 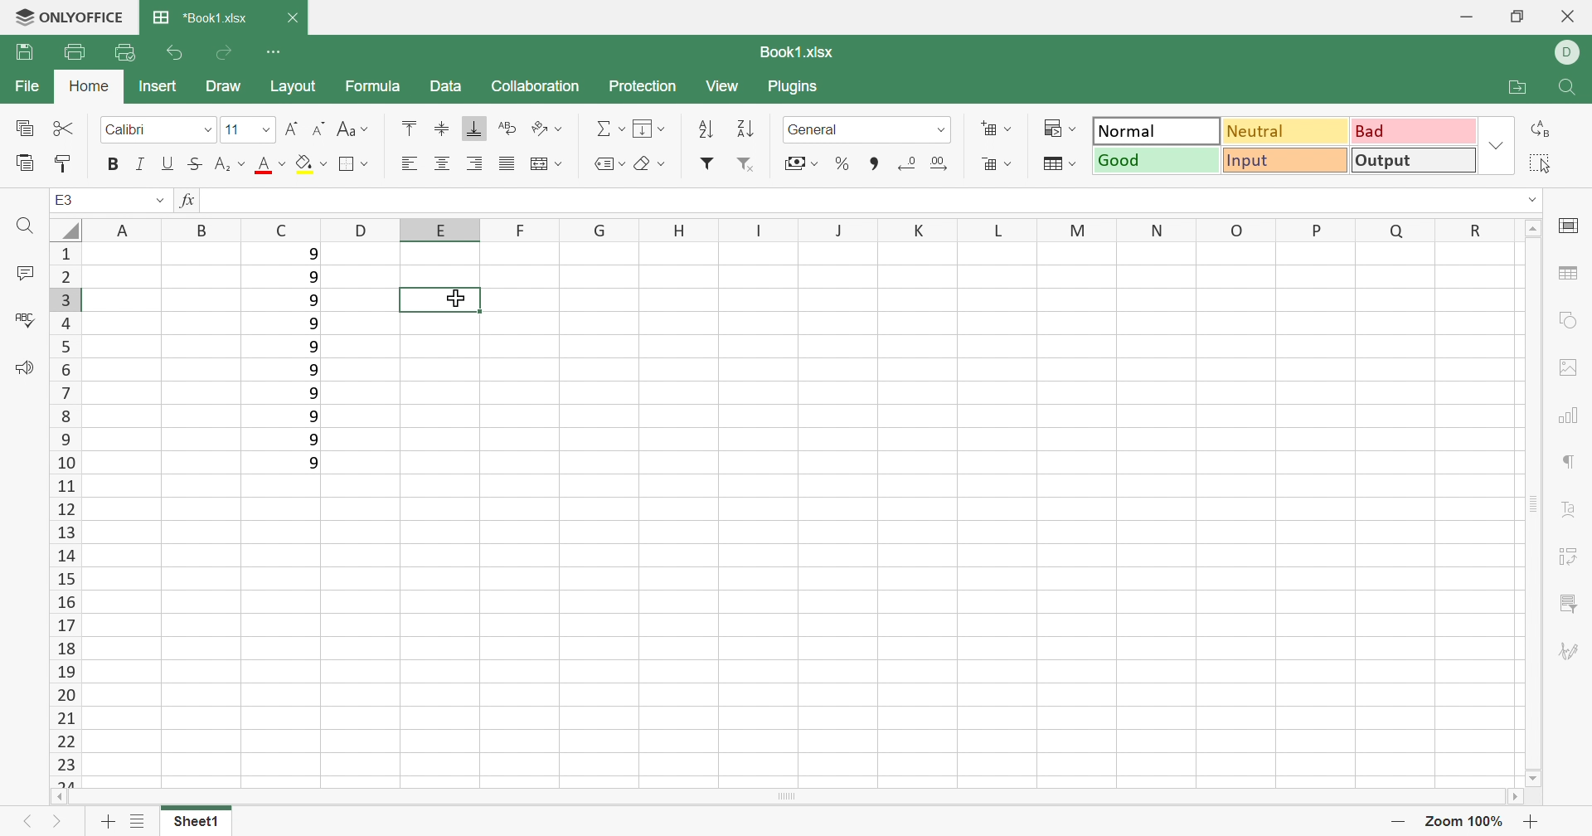 What do you see at coordinates (1572, 51) in the screenshot?
I see `DELL` at bounding box center [1572, 51].